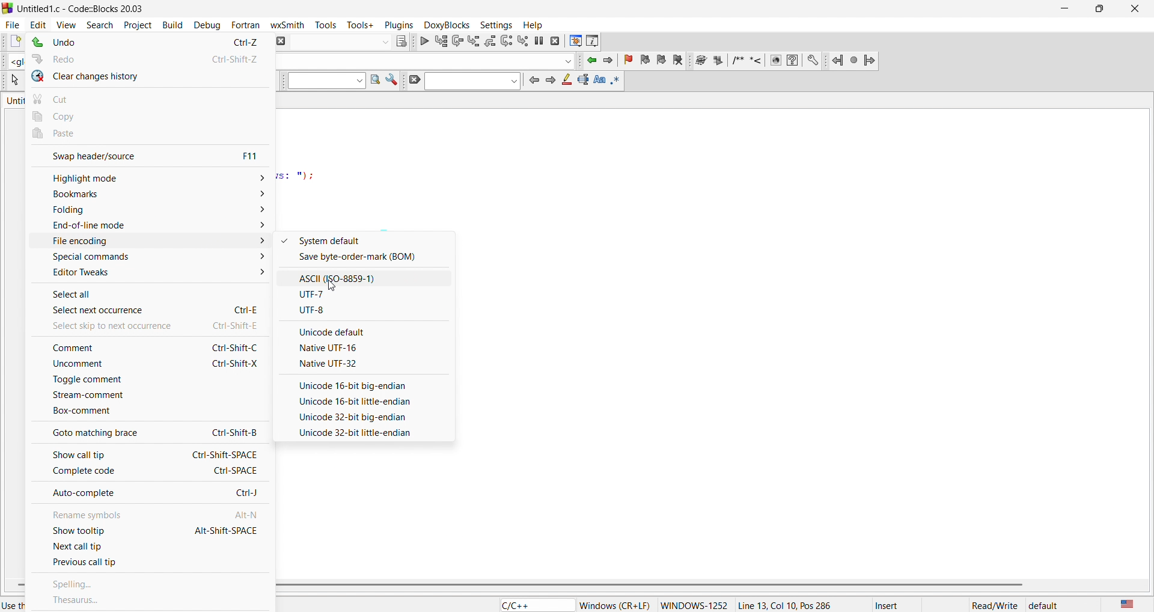 This screenshot has height=612, width=1154. I want to click on file, so click(12, 25).